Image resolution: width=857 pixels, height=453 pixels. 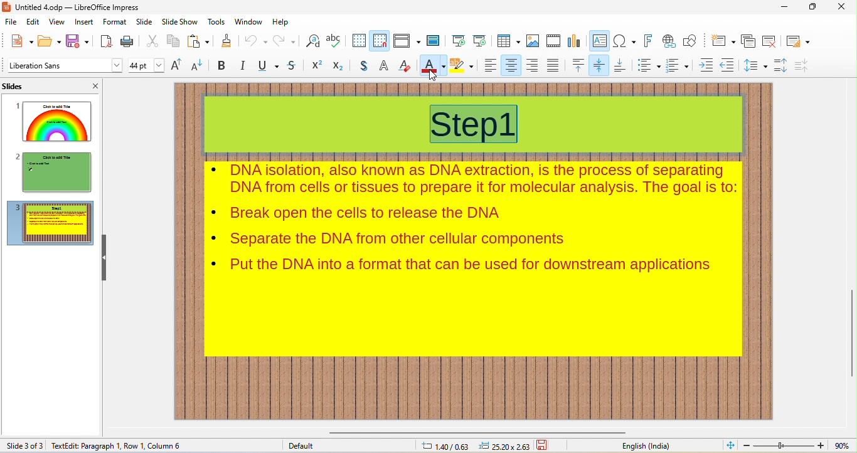 I want to click on undo, so click(x=254, y=41).